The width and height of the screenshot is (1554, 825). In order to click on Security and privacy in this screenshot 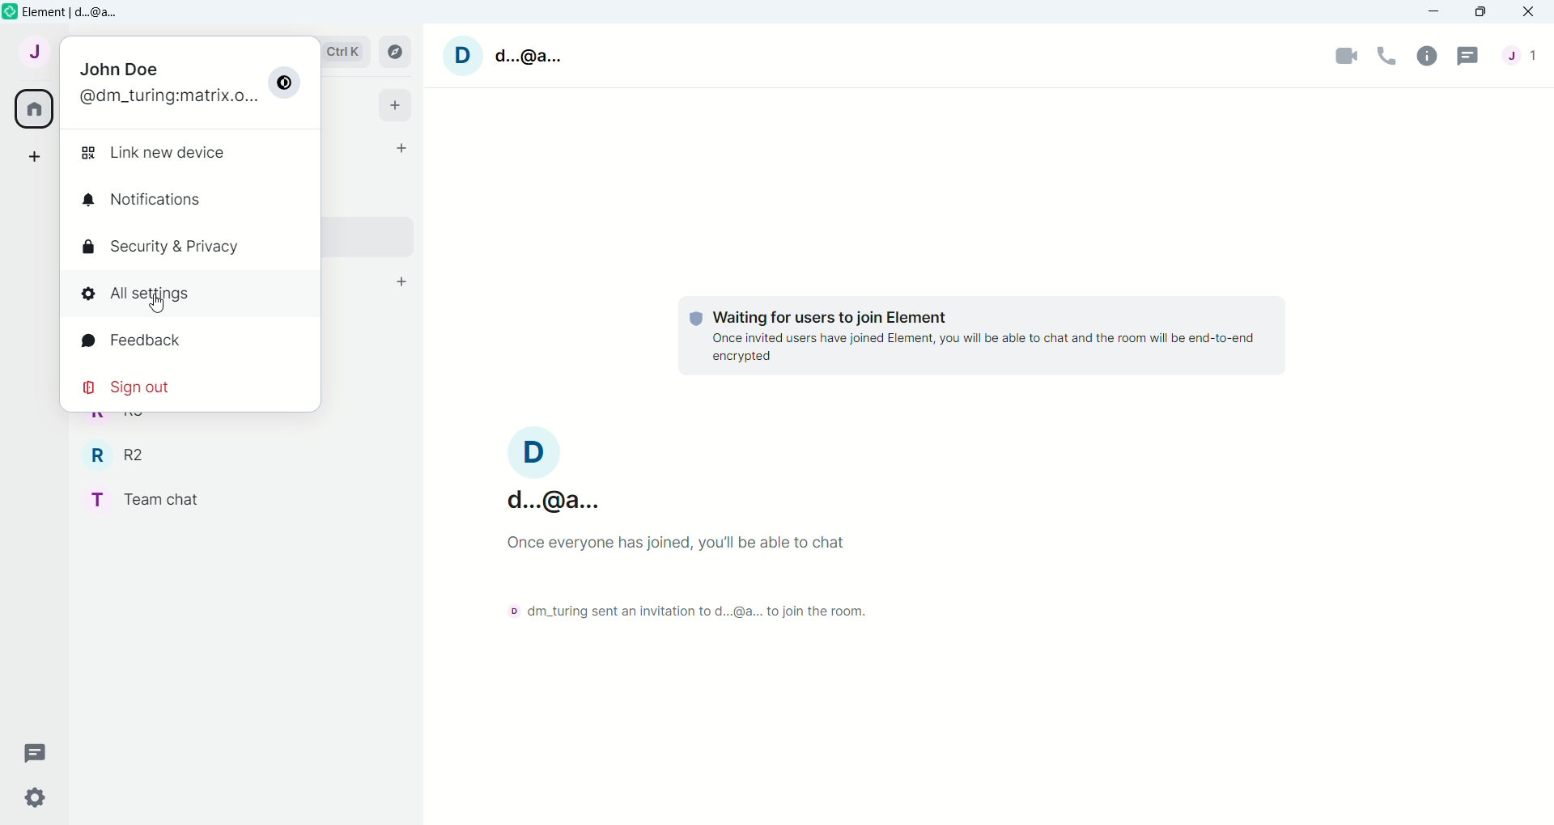, I will do `click(173, 247)`.